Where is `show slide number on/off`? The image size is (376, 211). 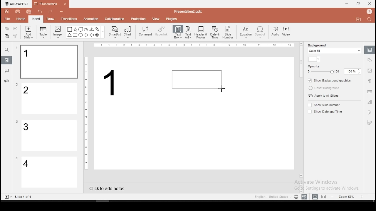
show slide number on/off is located at coordinates (324, 105).